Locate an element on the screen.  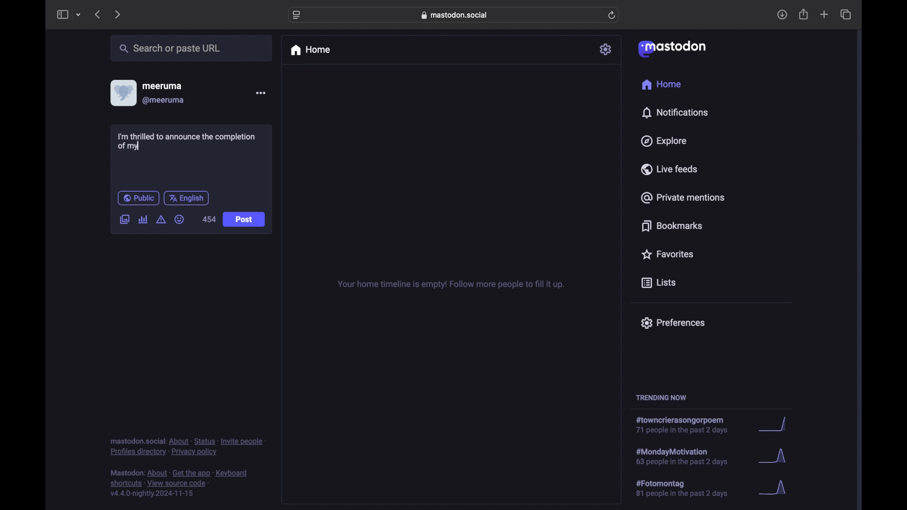
next is located at coordinates (117, 15).